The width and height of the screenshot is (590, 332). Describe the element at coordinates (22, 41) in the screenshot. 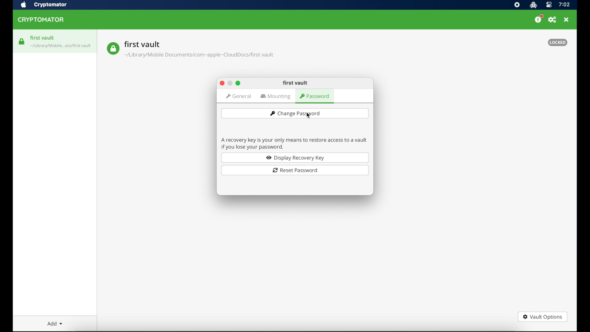

I see `vault icon` at that location.